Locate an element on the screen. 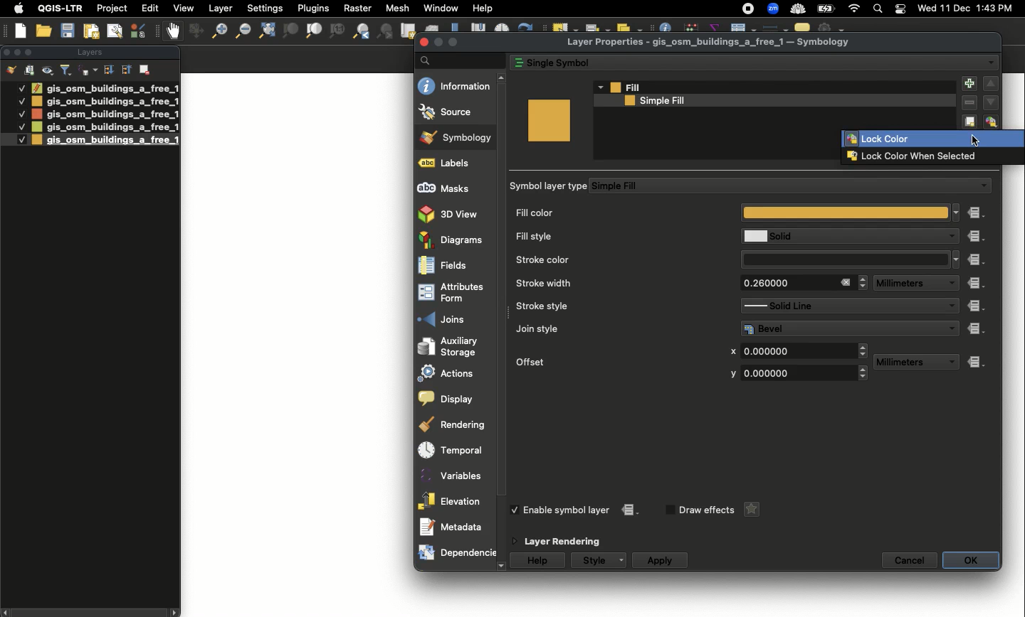 This screenshot has width=1025, height=617. Information is located at coordinates (455, 85).